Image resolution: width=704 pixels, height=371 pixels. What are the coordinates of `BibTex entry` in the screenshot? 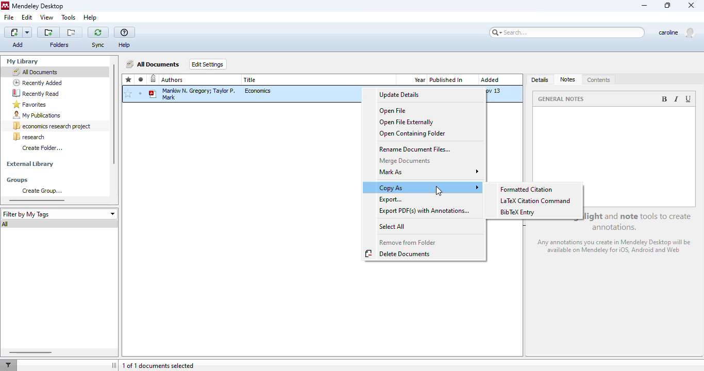 It's located at (517, 212).